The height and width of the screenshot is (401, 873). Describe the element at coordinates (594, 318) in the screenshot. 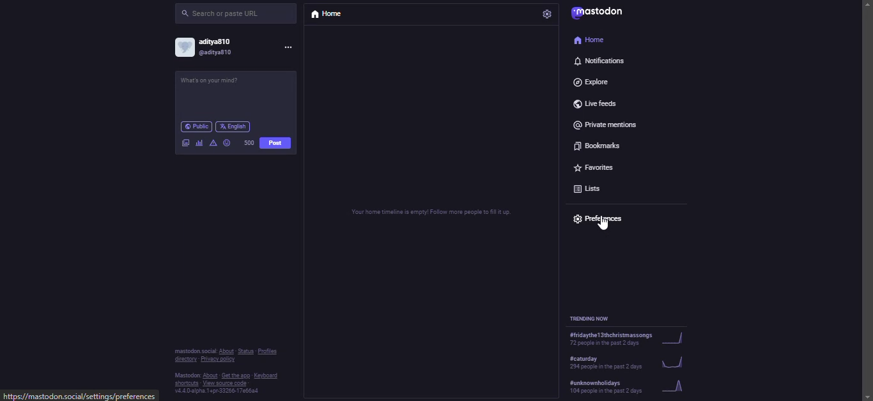

I see `trending` at that location.